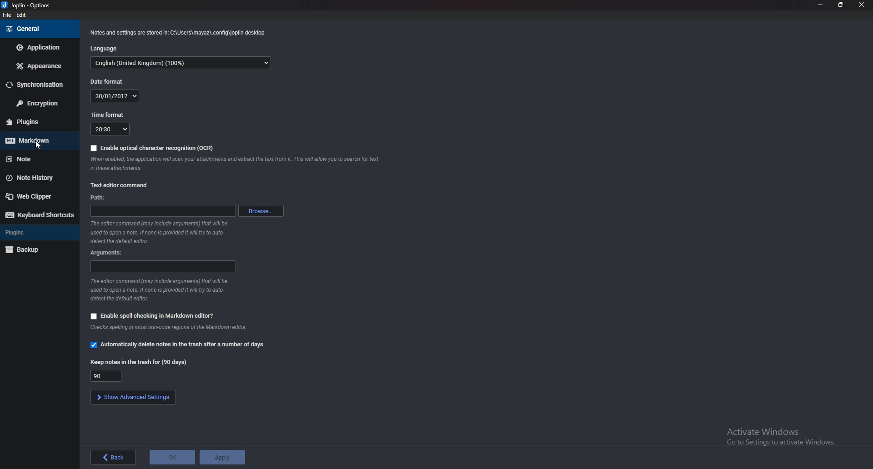 The image size is (873, 469). I want to click on 30/01/2017(Date), so click(115, 95).